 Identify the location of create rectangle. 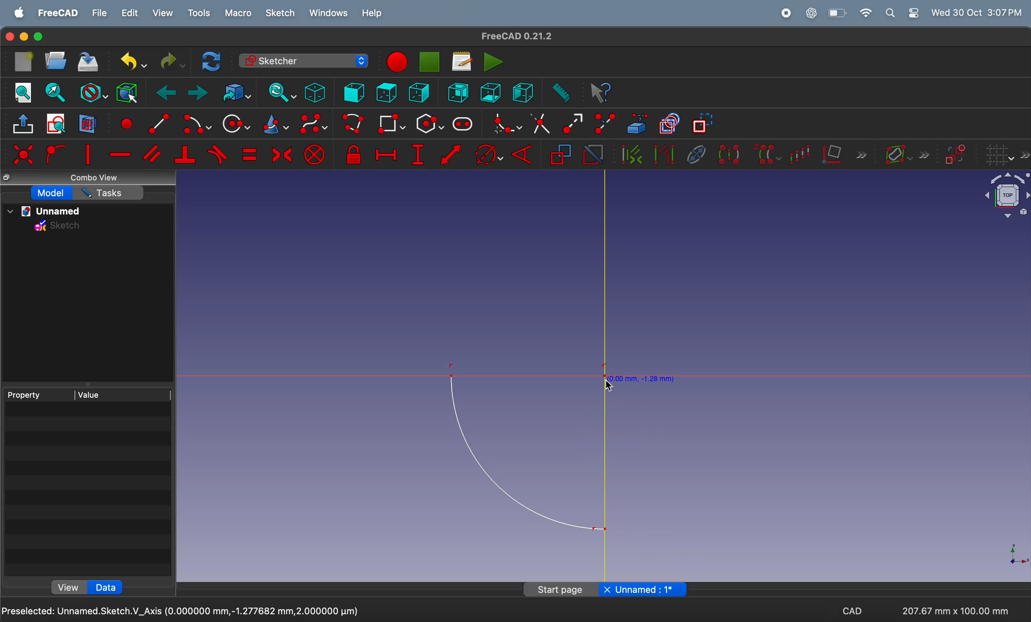
(391, 123).